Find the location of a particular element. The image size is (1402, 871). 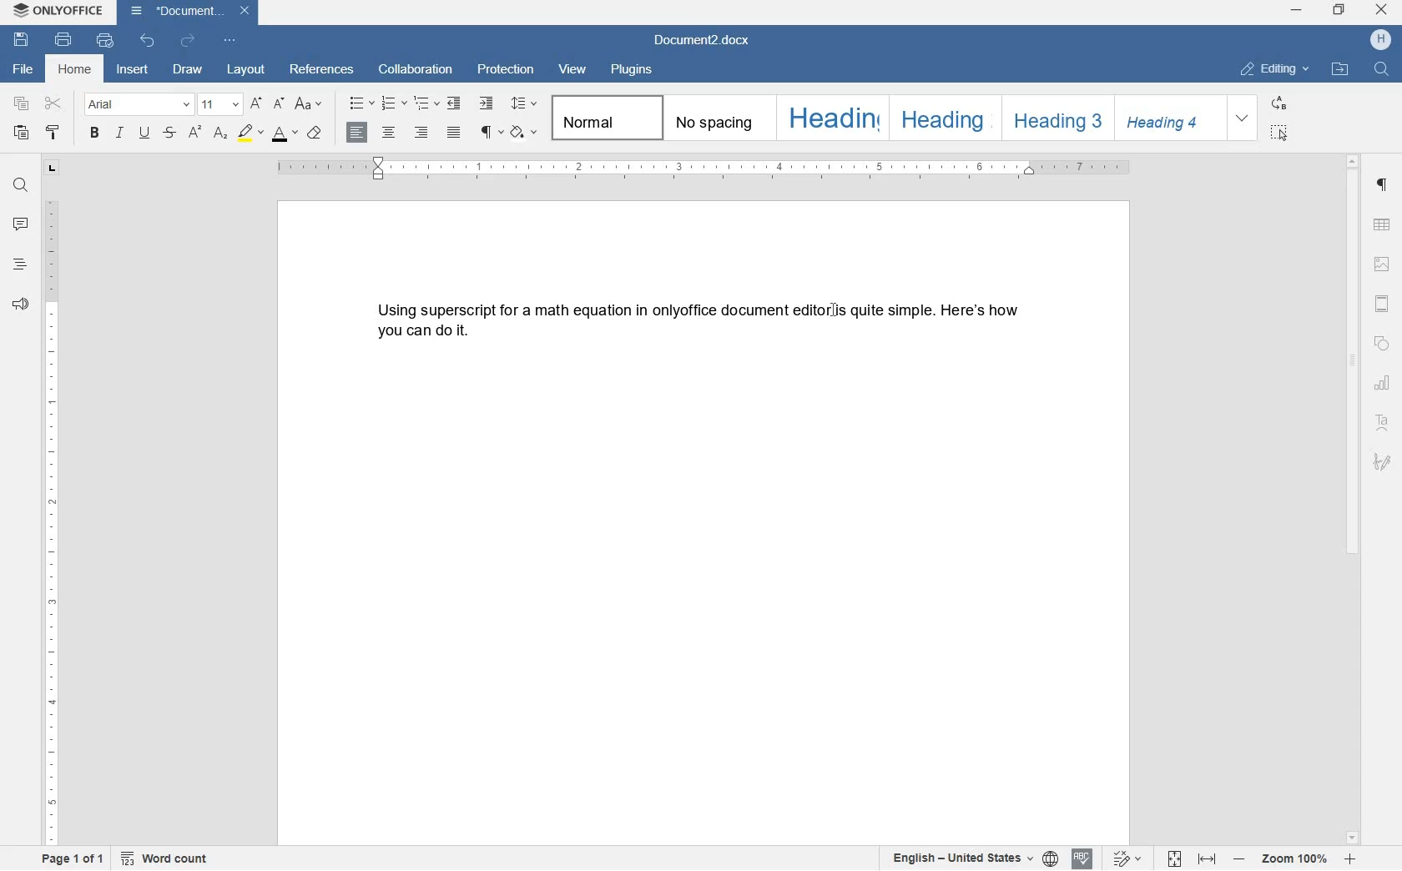

track changes is located at coordinates (1122, 859).